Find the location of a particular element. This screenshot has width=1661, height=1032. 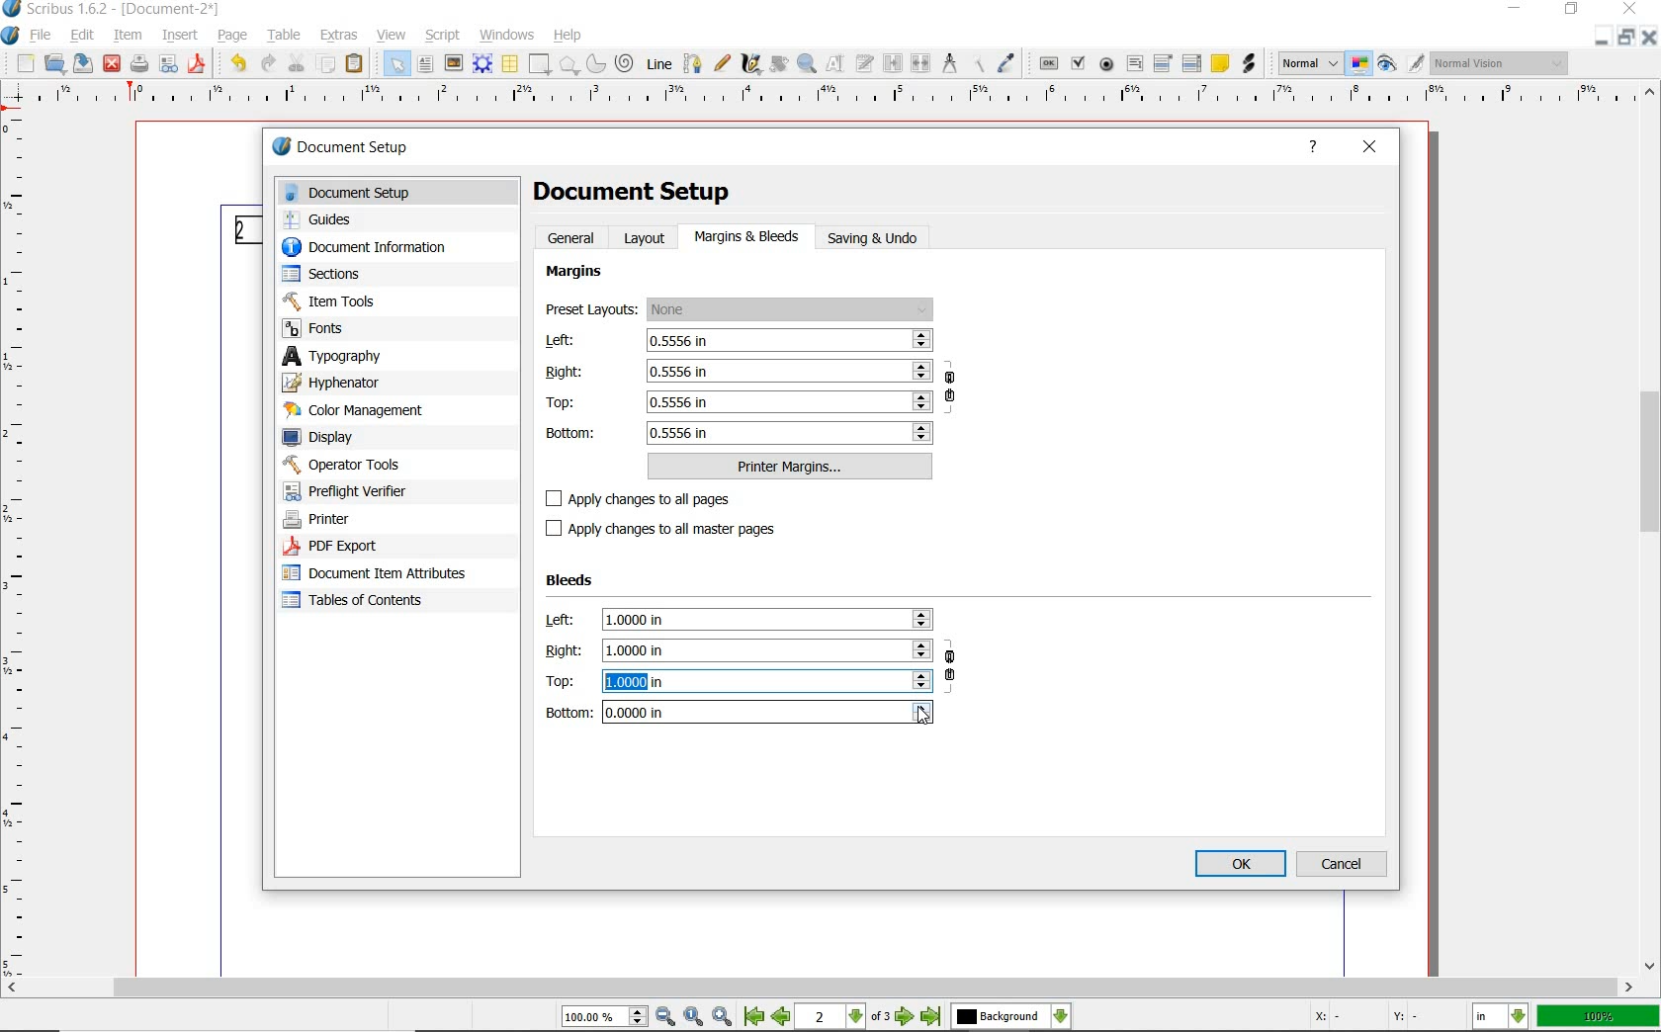

2 of 3 is located at coordinates (845, 1017).